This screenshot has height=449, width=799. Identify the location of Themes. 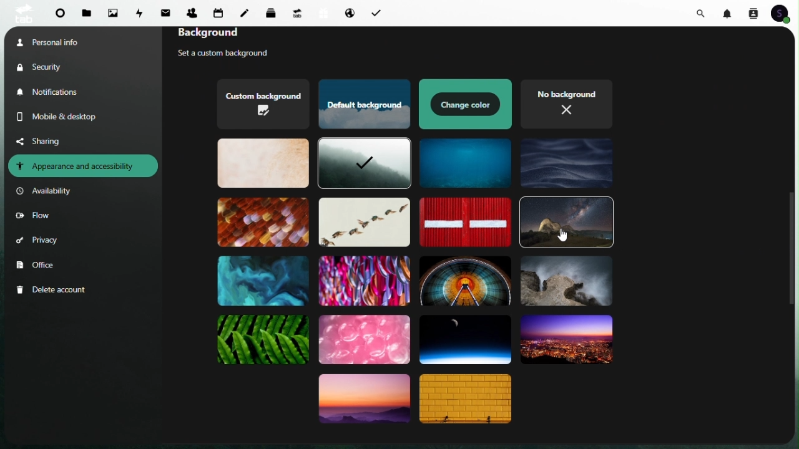
(566, 282).